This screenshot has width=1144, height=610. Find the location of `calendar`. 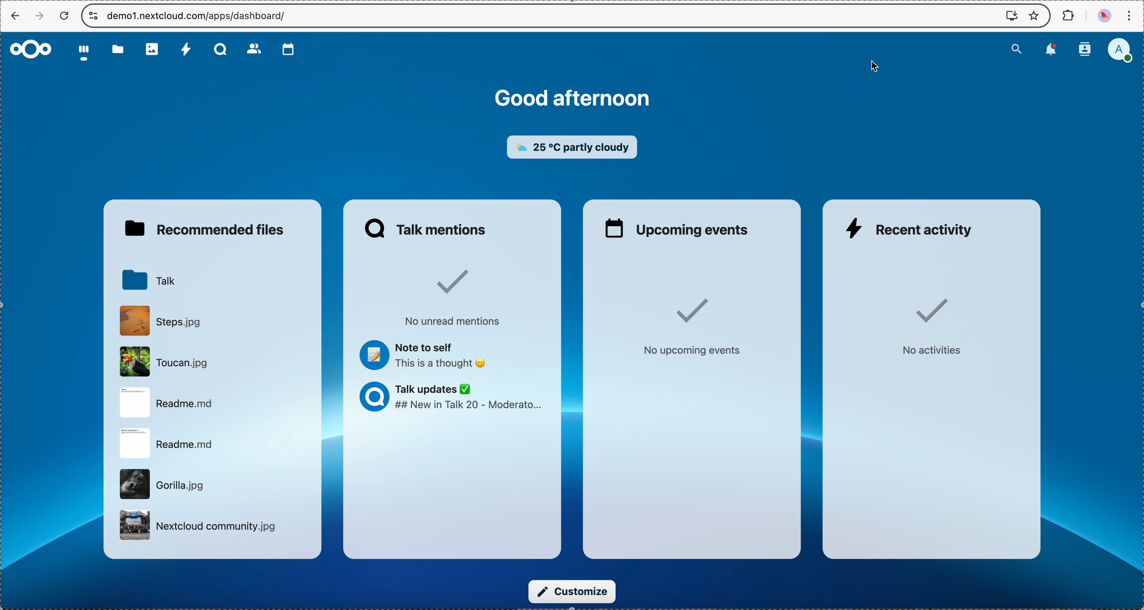

calendar is located at coordinates (288, 49).